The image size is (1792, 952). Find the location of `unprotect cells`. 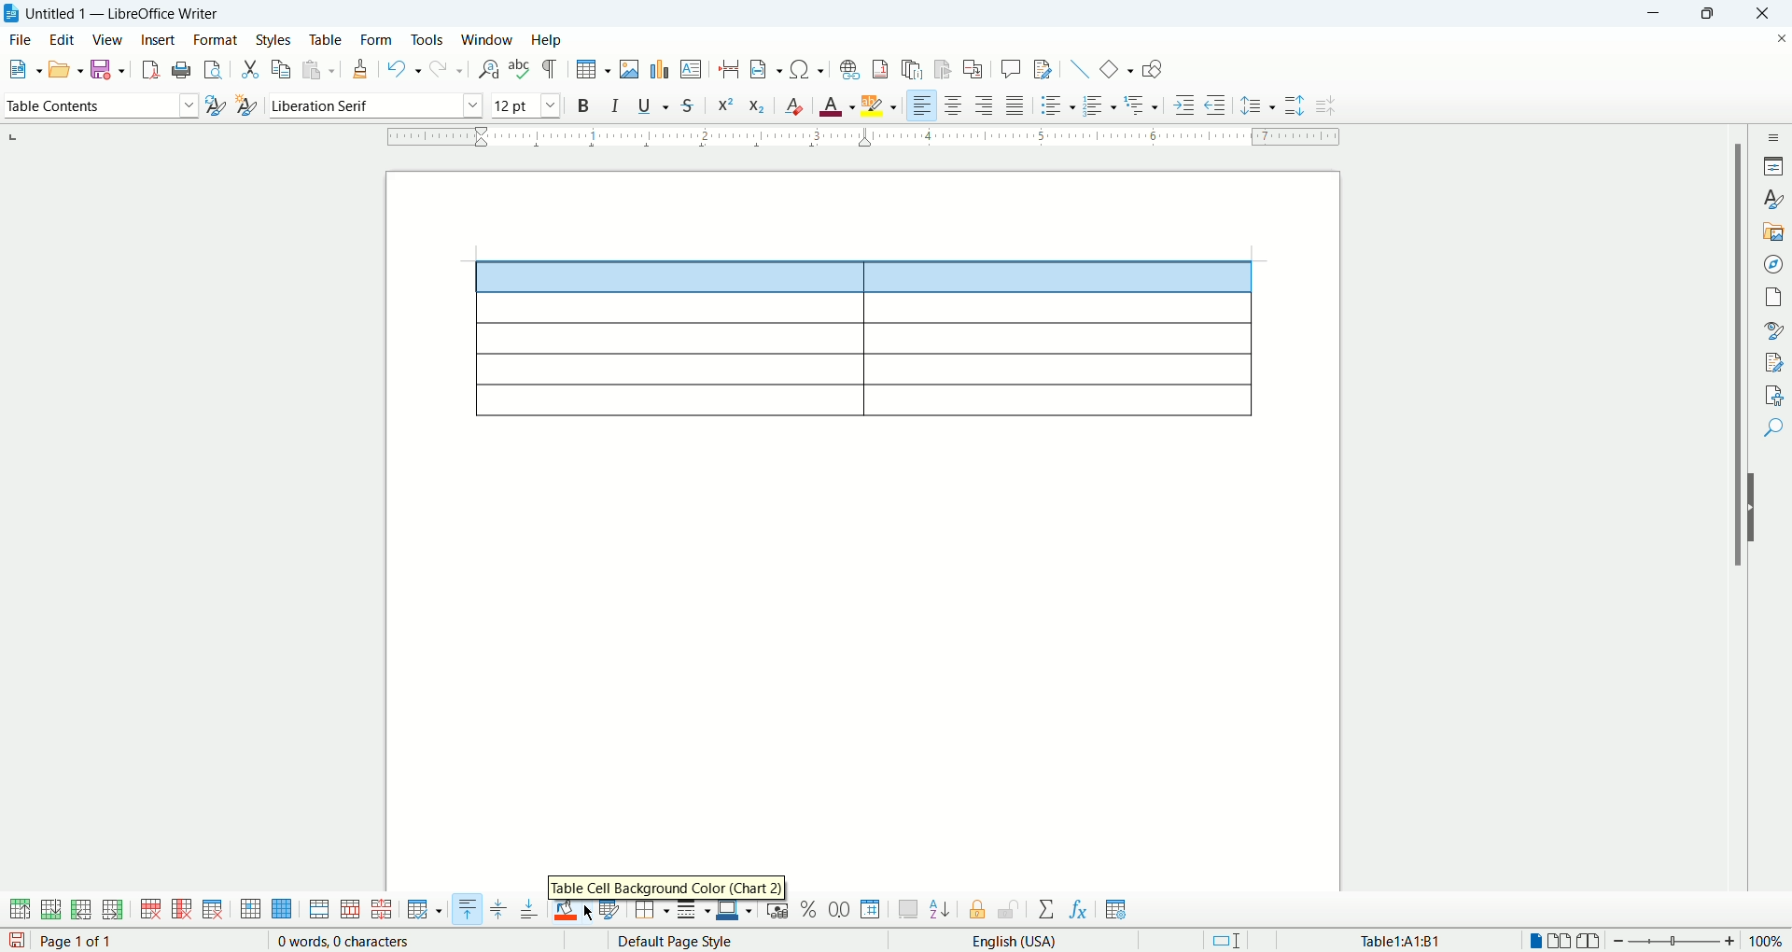

unprotect cells is located at coordinates (1008, 910).